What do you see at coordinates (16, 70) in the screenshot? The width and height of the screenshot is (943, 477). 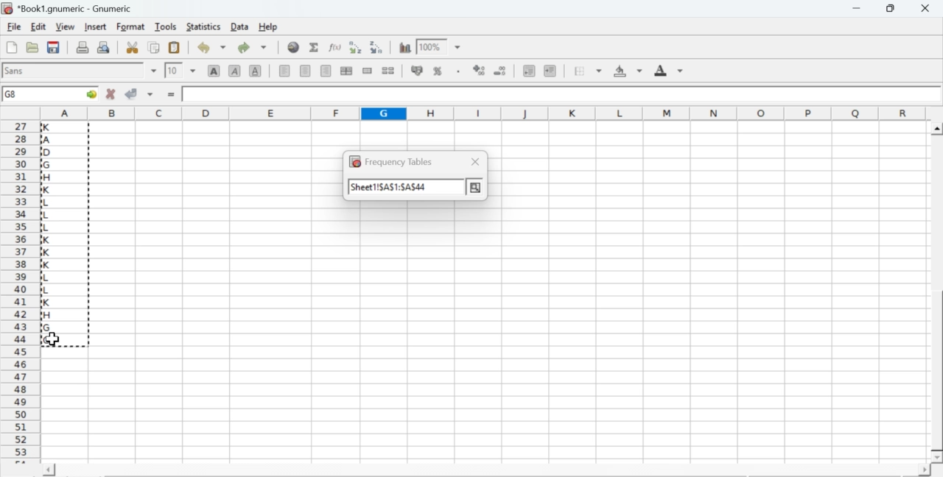 I see `font` at bounding box center [16, 70].